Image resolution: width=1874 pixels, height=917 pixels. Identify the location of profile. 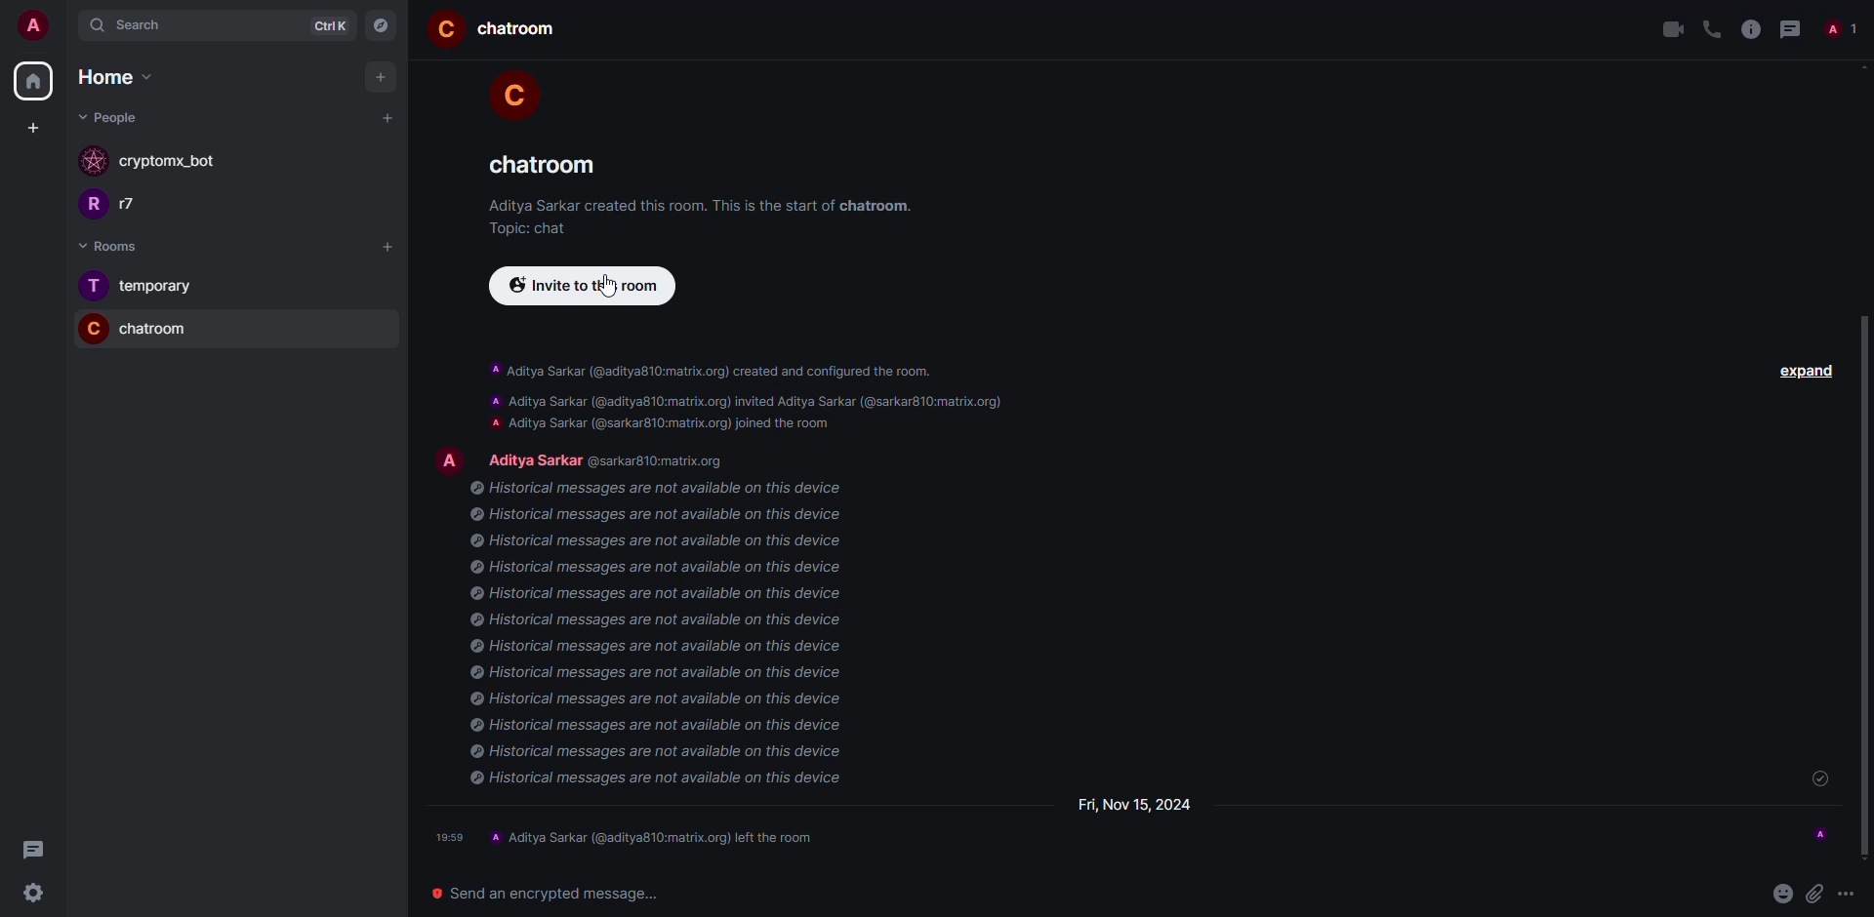
(92, 286).